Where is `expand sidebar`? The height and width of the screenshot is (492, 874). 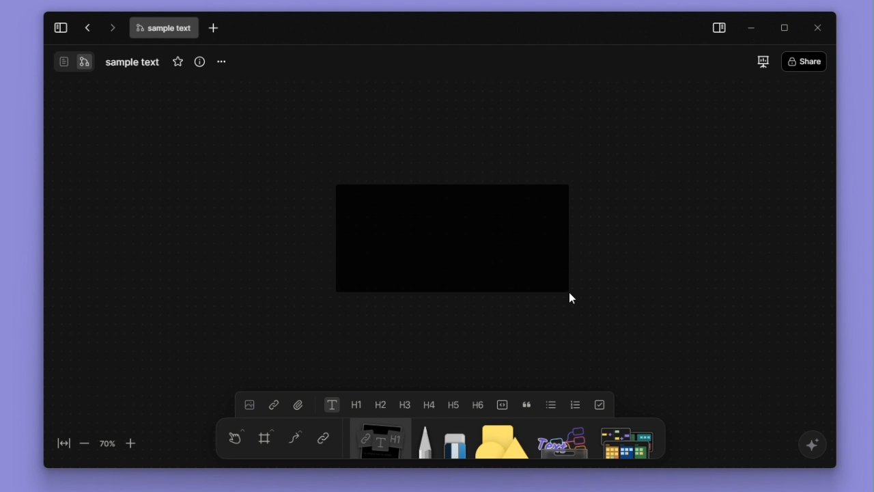
expand sidebar is located at coordinates (59, 26).